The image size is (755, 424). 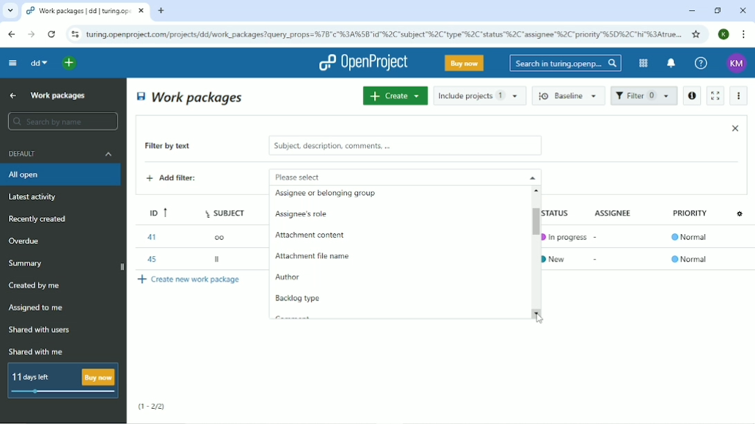 I want to click on OpenProject, so click(x=363, y=63).